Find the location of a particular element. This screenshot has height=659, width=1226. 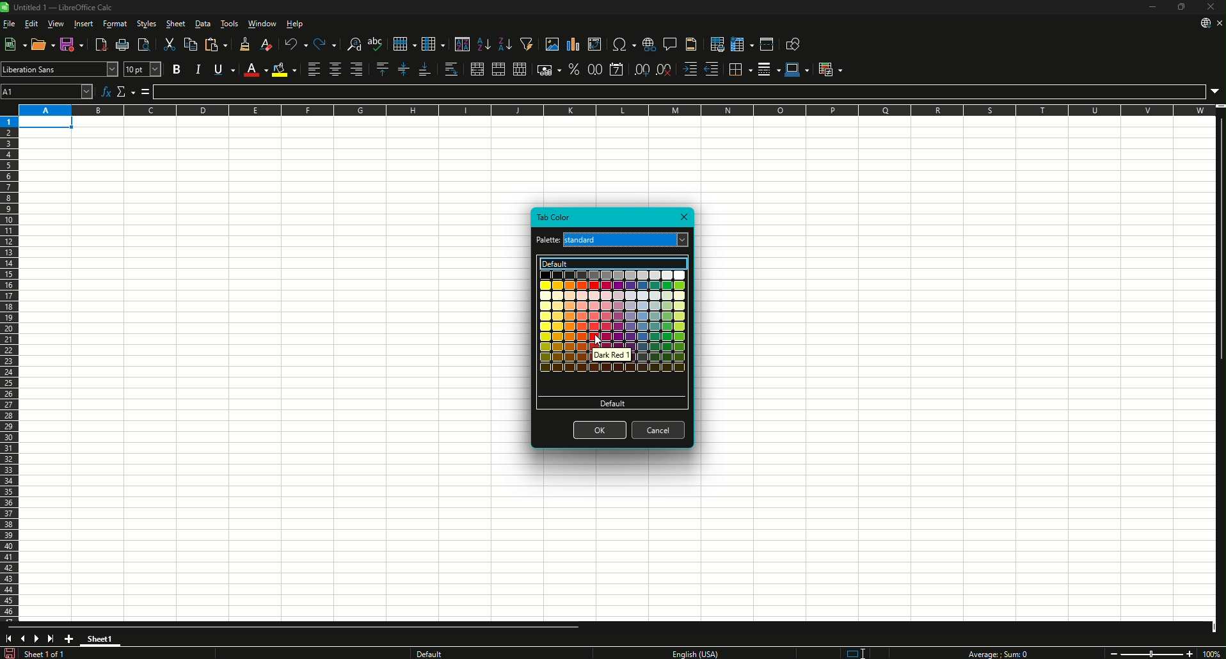

Zoom in is located at coordinates (1190, 654).